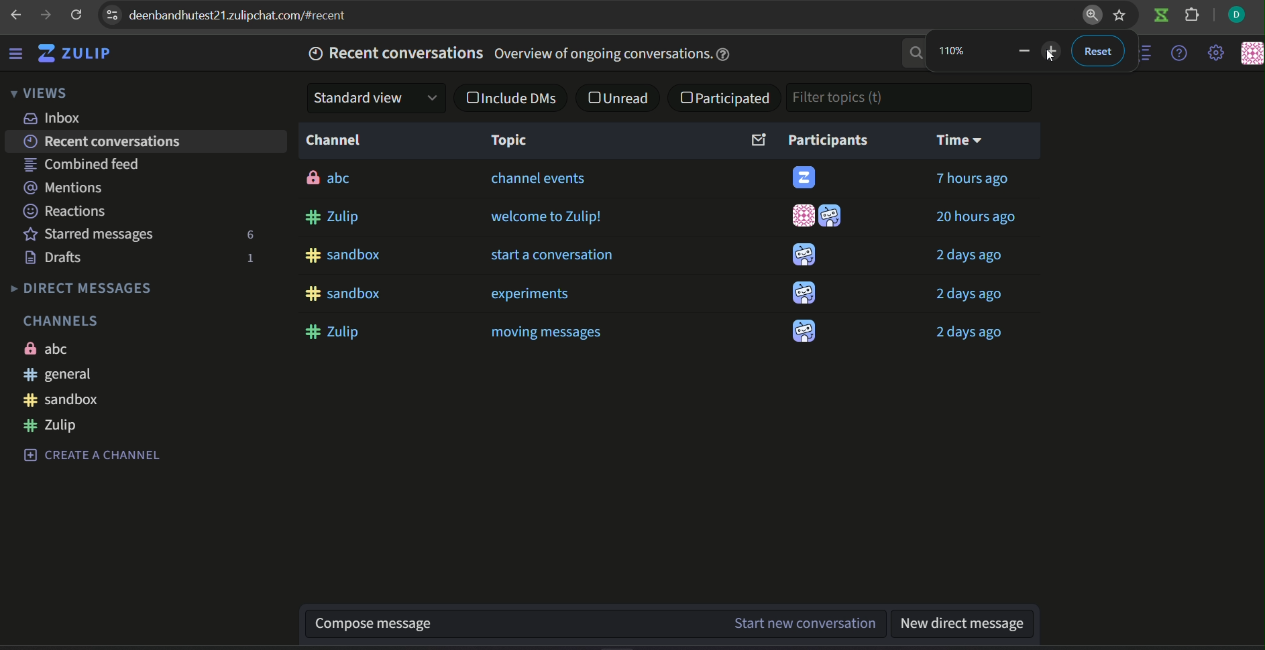 The height and width of the screenshot is (650, 1265). I want to click on extension, so click(1193, 17).